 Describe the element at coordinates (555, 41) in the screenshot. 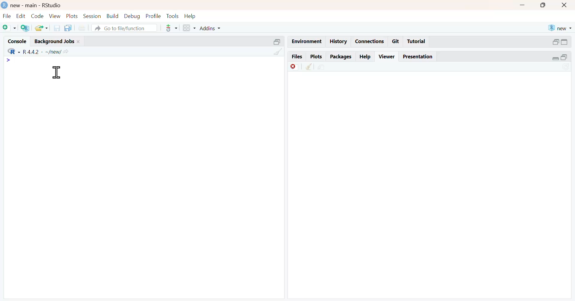

I see `minimize` at that location.